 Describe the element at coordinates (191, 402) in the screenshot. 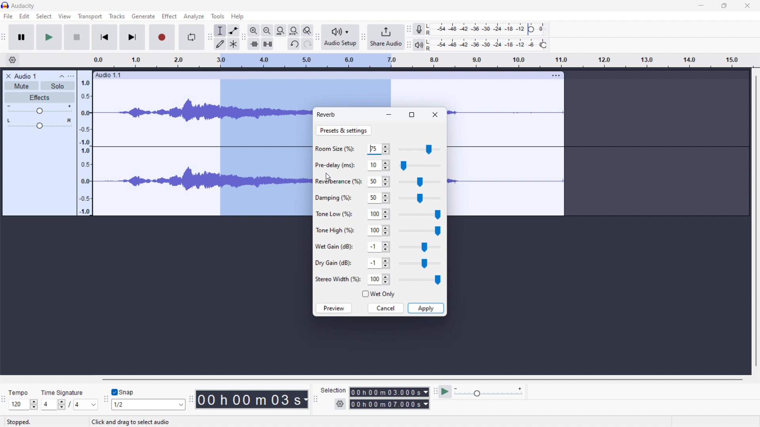

I see `time toolbar` at that location.